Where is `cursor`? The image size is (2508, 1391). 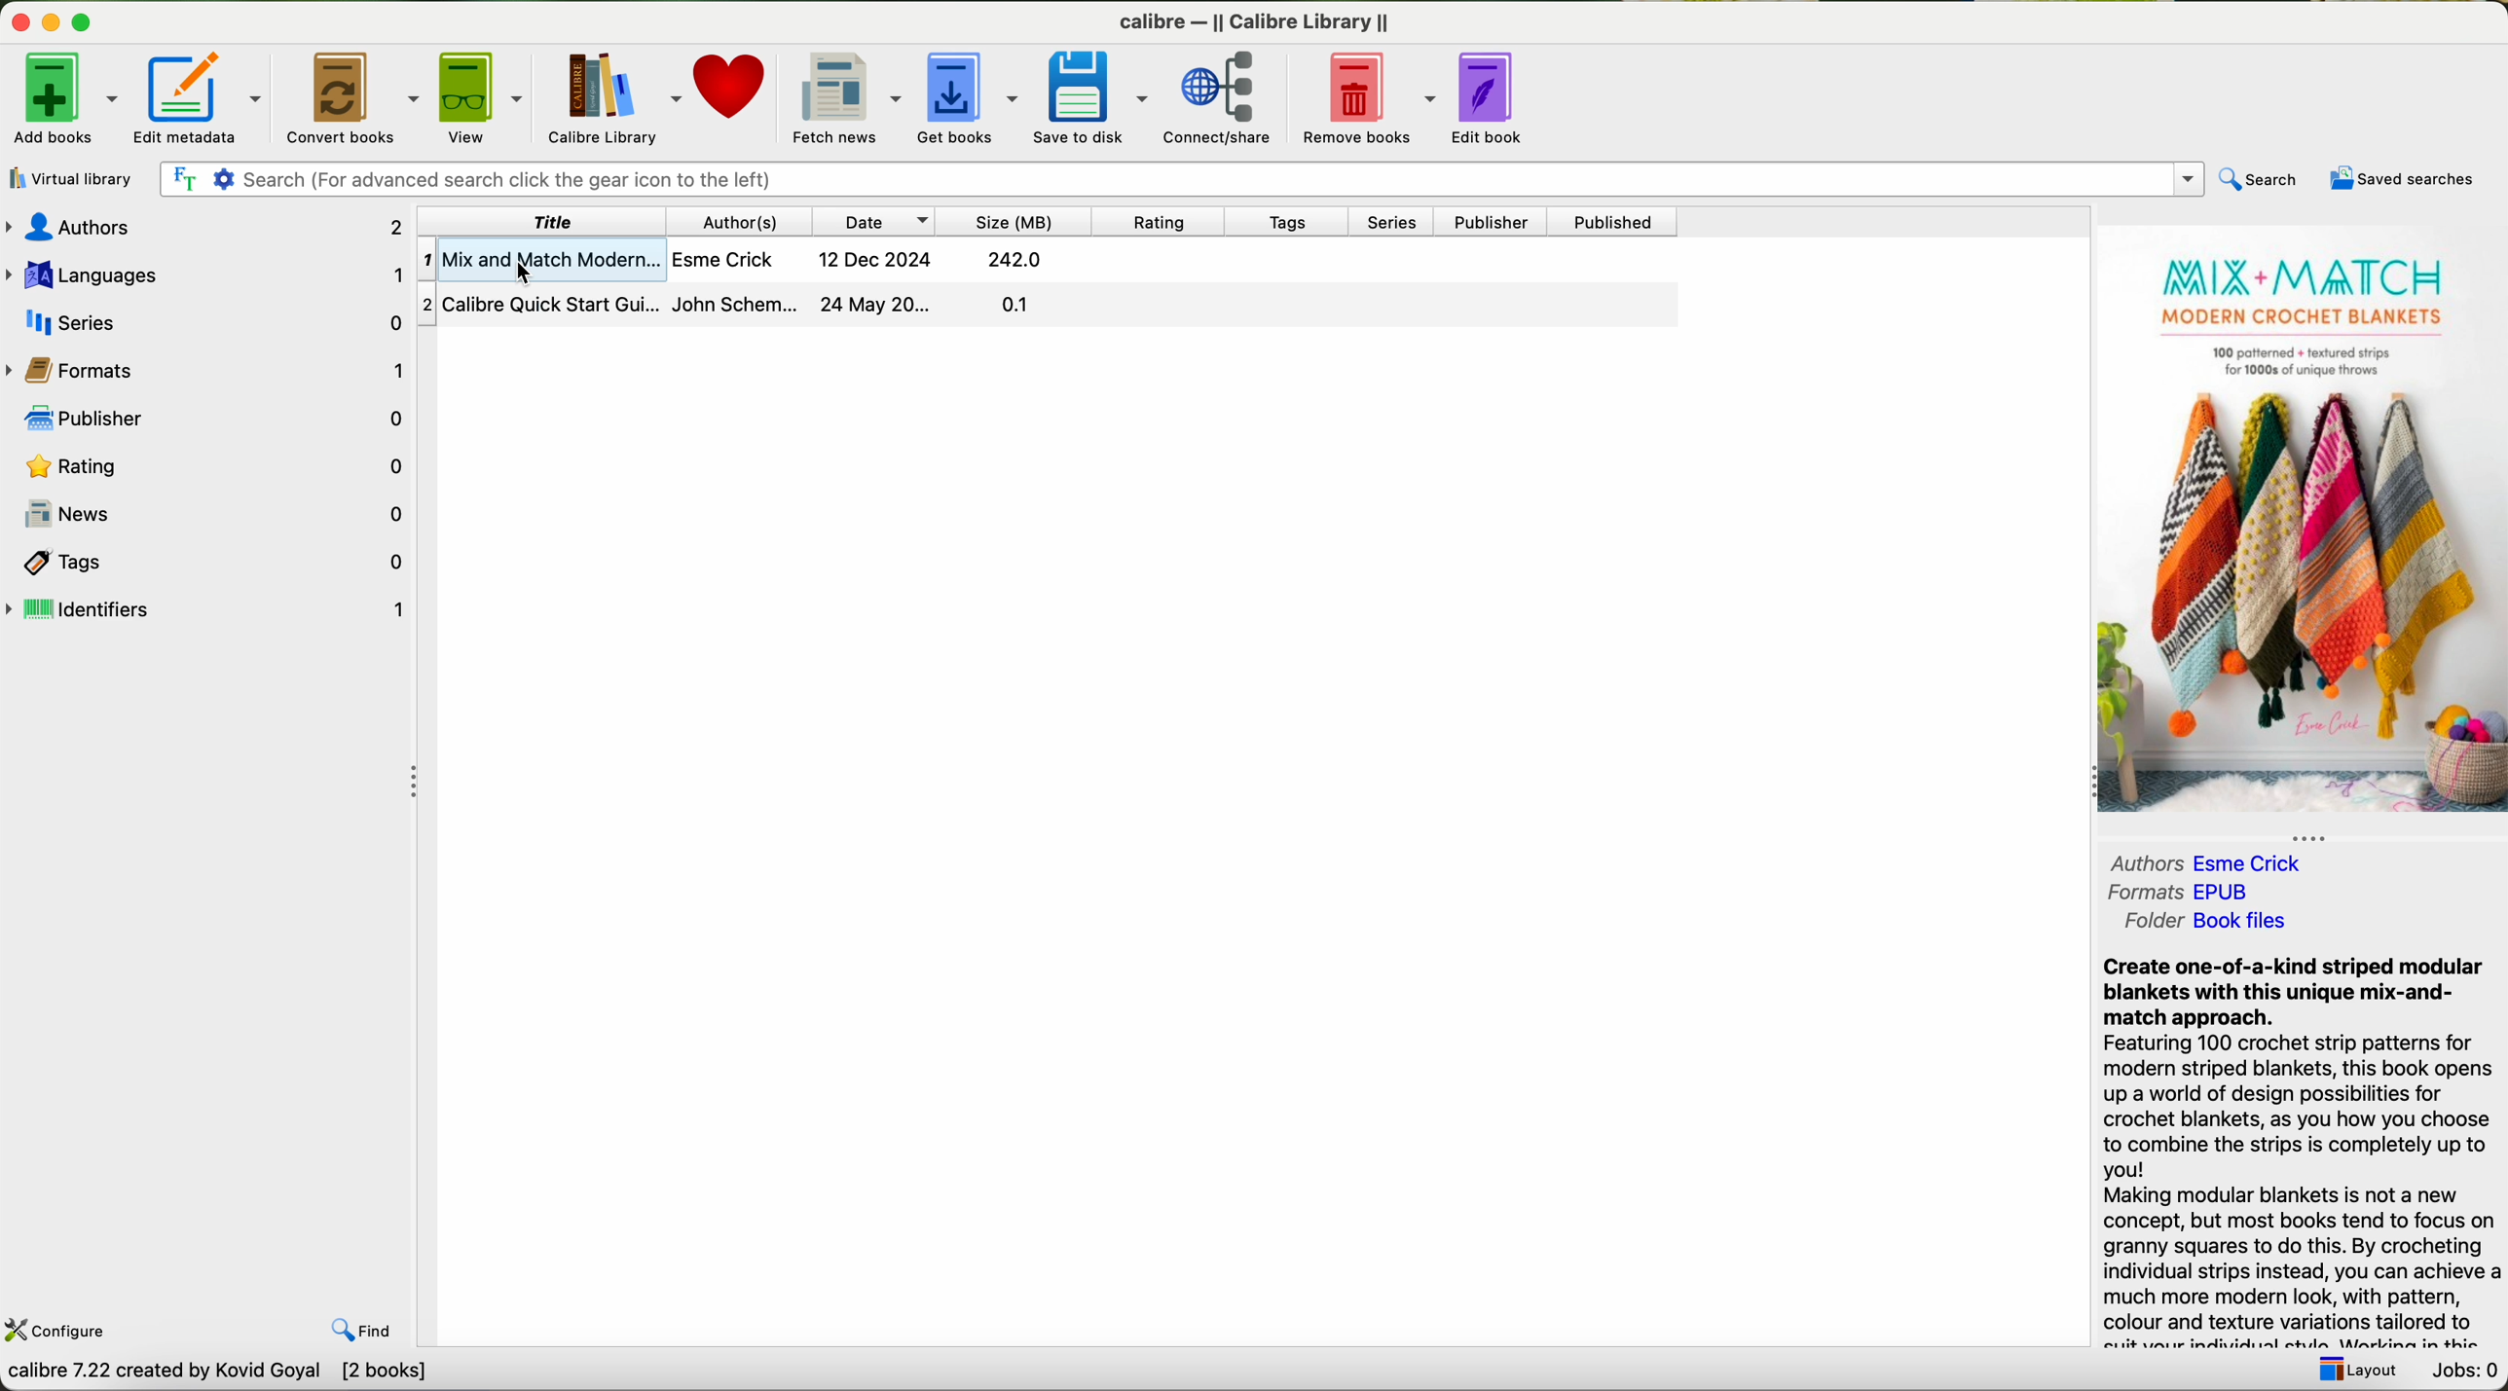 cursor is located at coordinates (532, 277).